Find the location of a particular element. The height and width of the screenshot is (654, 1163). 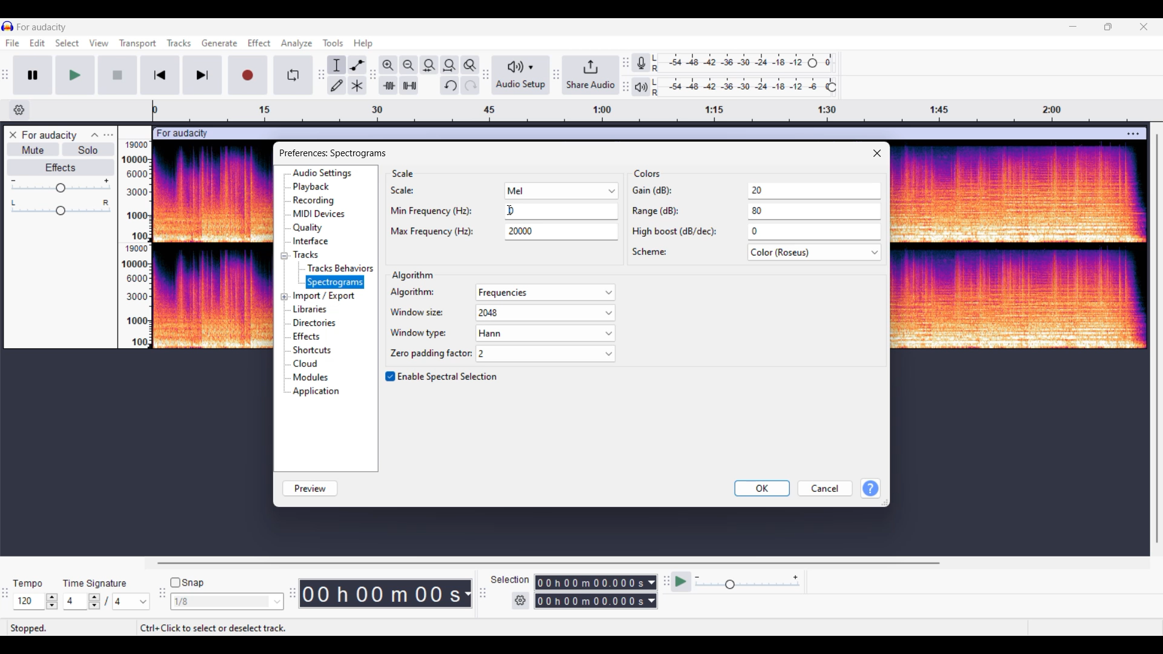

tracks behaviors is located at coordinates (339, 268).